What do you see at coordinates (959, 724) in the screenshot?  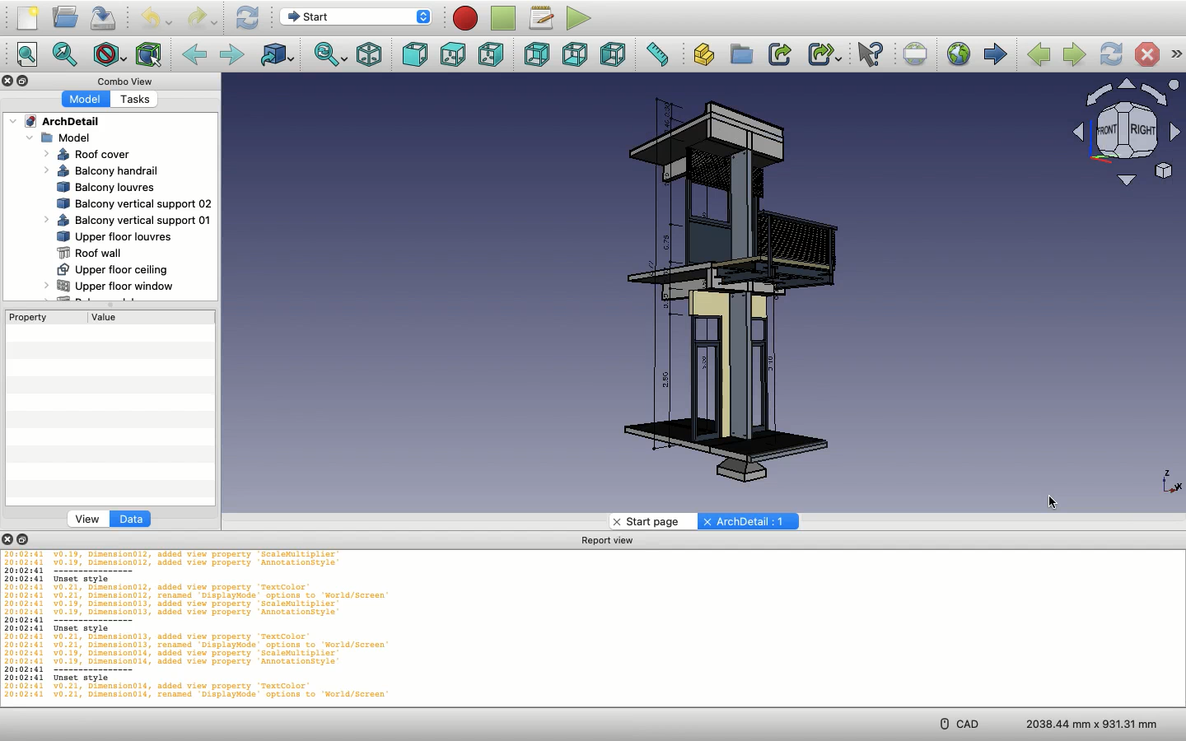 I see `CAD menu` at bounding box center [959, 724].